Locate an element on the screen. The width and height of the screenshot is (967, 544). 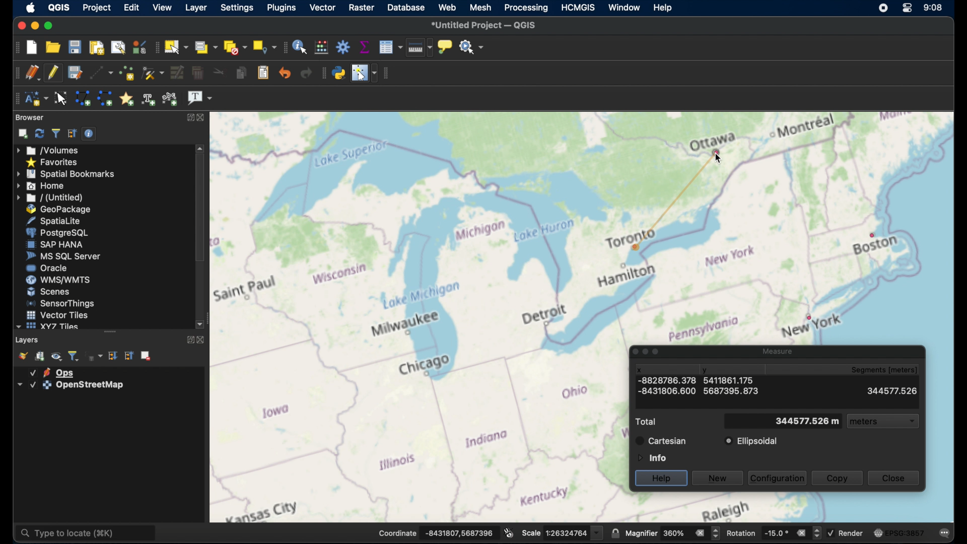
coordinate is located at coordinates (436, 532).